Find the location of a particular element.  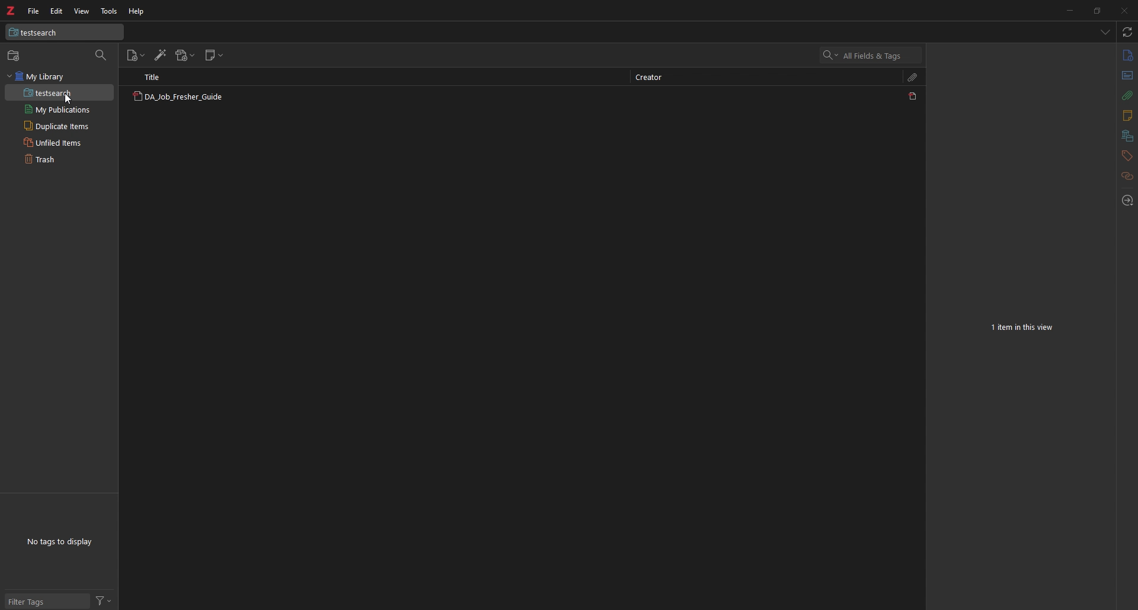

note is located at coordinates (1126, 116).